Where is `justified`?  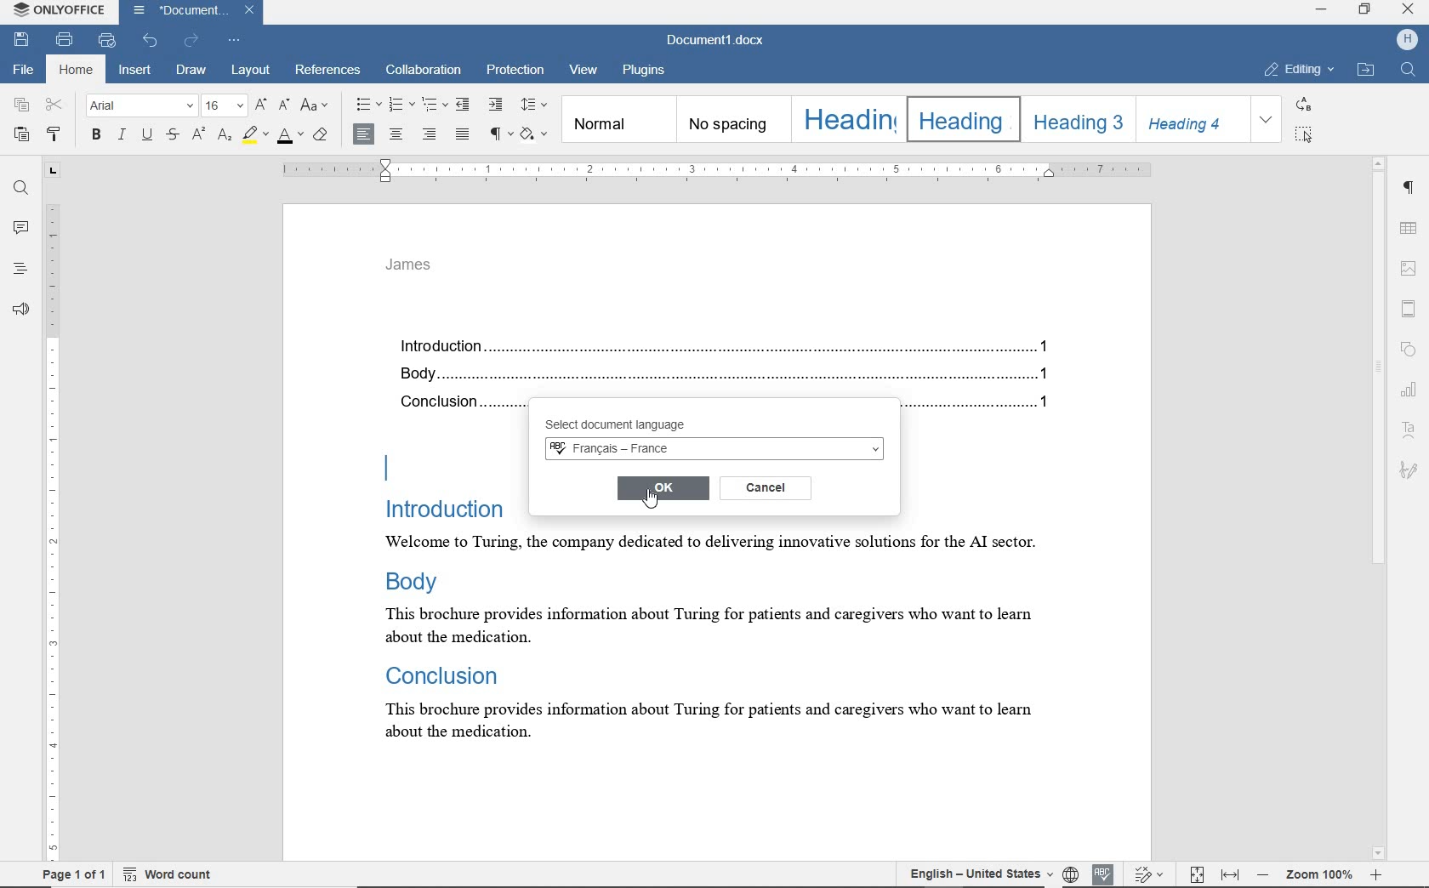
justified is located at coordinates (464, 135).